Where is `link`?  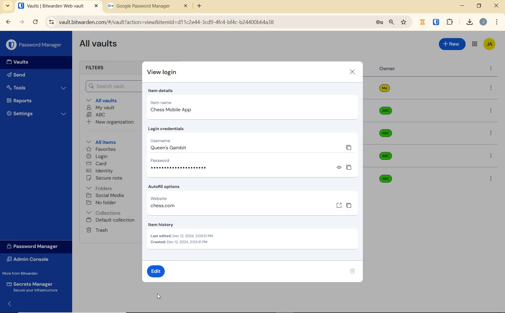 link is located at coordinates (339, 205).